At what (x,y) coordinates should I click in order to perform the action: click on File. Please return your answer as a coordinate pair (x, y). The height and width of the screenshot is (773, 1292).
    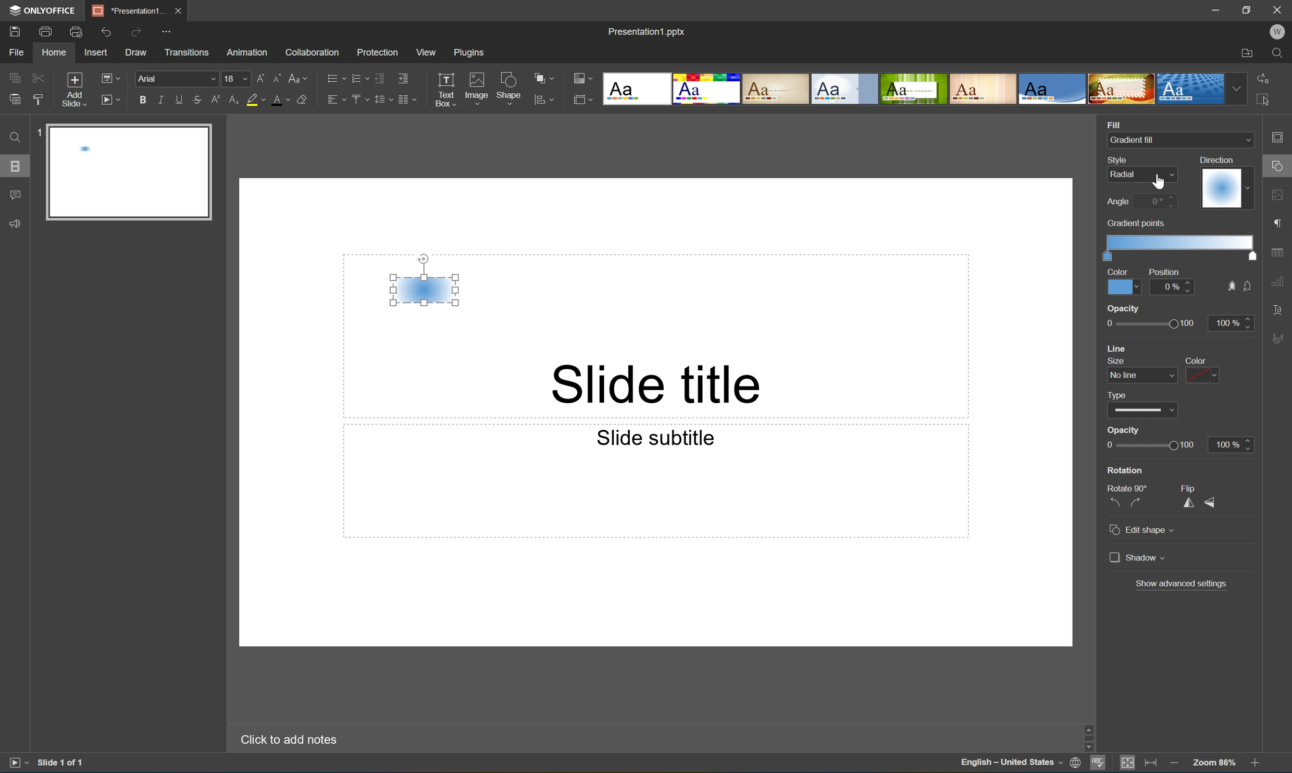
    Looking at the image, I should click on (16, 52).